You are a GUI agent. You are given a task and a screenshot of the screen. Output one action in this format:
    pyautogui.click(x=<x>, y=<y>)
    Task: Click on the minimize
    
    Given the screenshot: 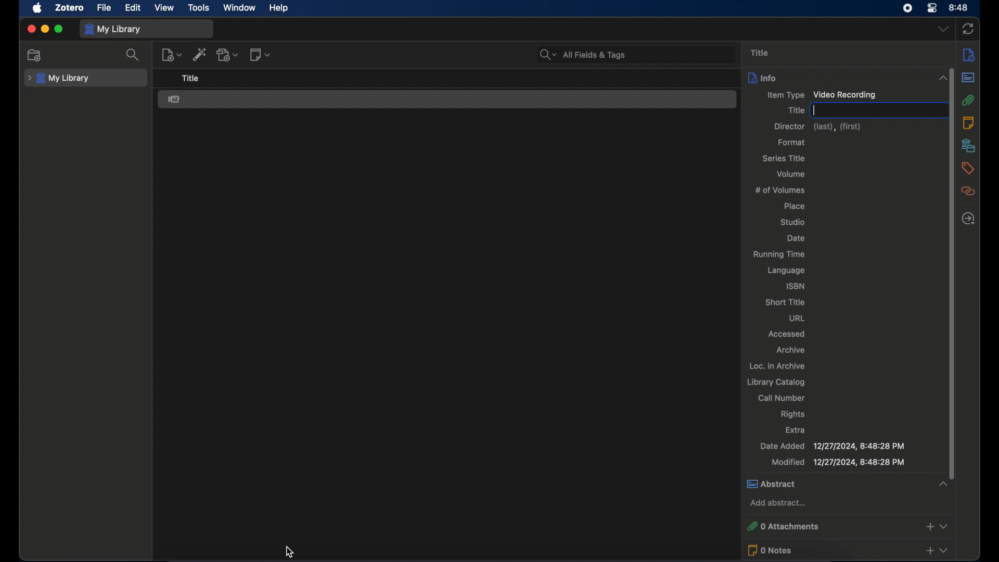 What is the action you would take?
    pyautogui.click(x=45, y=29)
    